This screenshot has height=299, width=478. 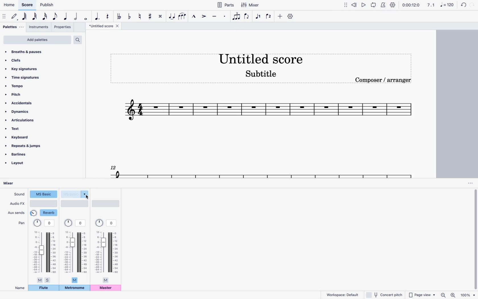 I want to click on score title, so click(x=261, y=57).